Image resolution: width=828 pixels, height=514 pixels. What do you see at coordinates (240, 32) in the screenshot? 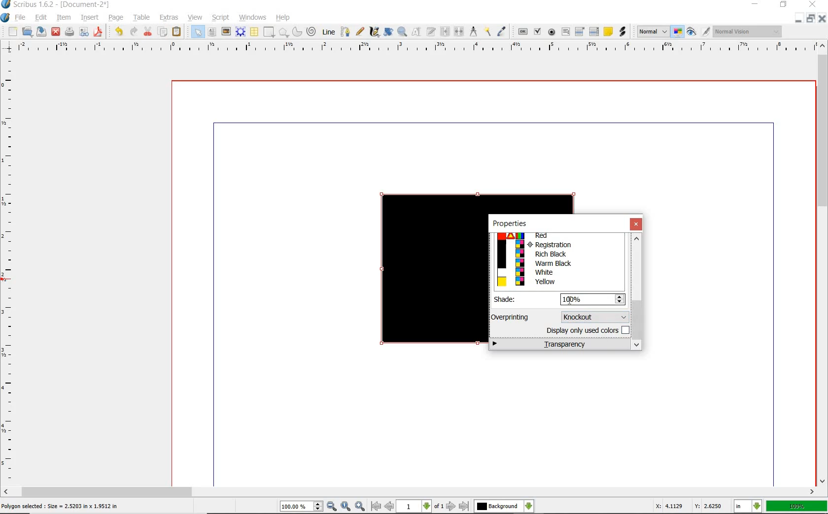
I see `render frame` at bounding box center [240, 32].